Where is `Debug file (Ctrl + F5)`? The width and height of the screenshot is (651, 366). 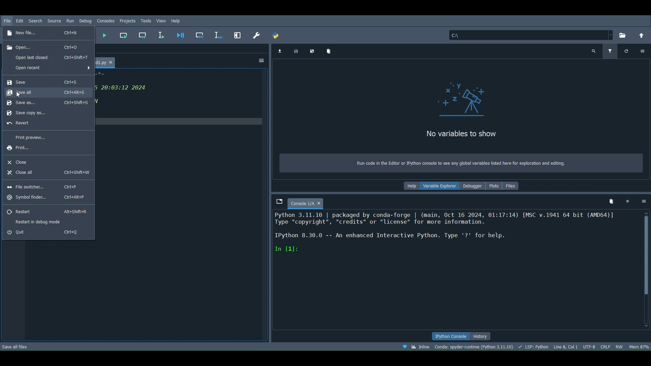
Debug file (Ctrl + F5) is located at coordinates (180, 34).